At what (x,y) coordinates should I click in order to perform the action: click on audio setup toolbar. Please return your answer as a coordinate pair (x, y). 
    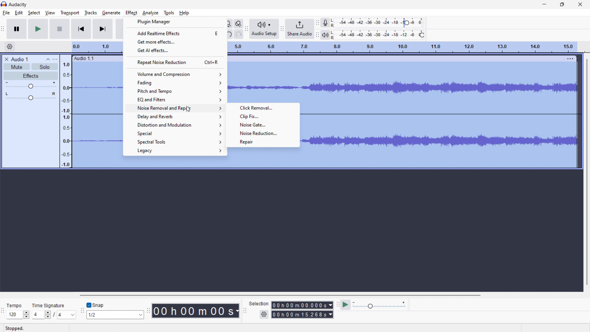
    Looking at the image, I should click on (246, 29).